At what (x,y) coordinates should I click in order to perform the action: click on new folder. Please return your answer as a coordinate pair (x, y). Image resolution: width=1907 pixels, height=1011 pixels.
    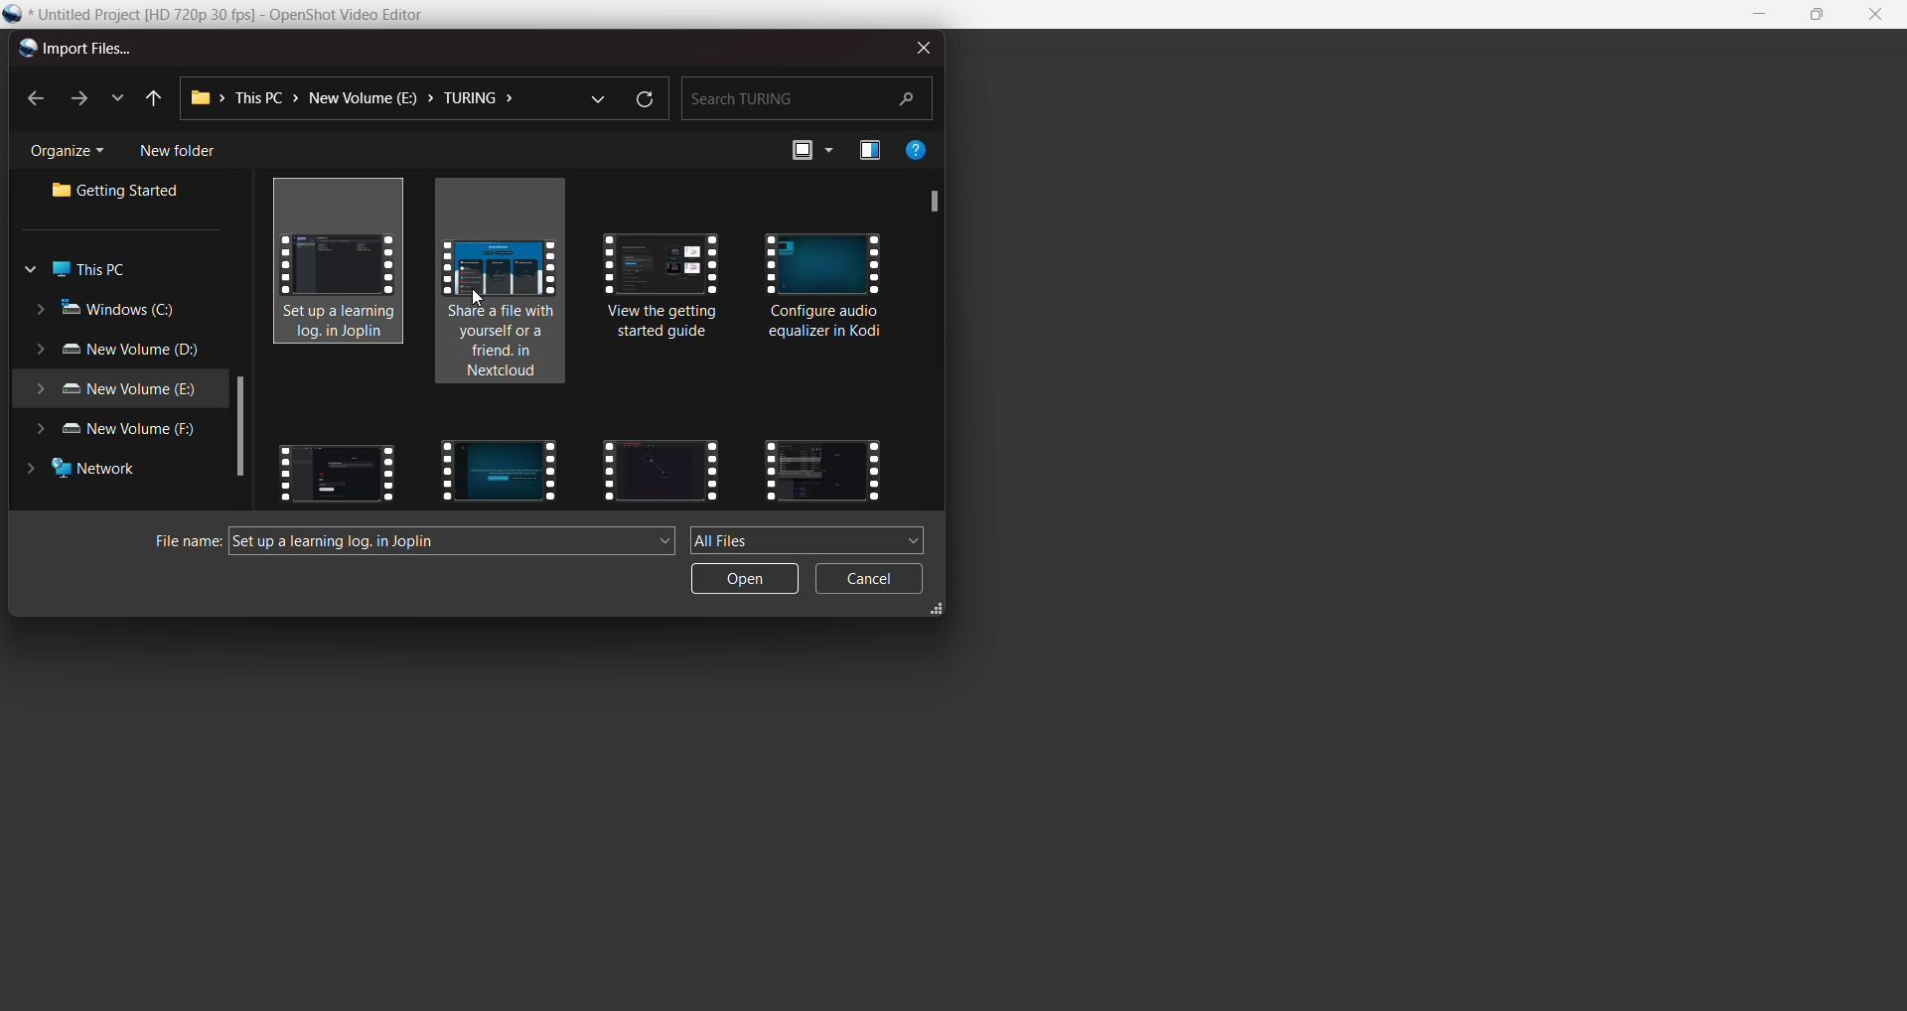
    Looking at the image, I should click on (178, 151).